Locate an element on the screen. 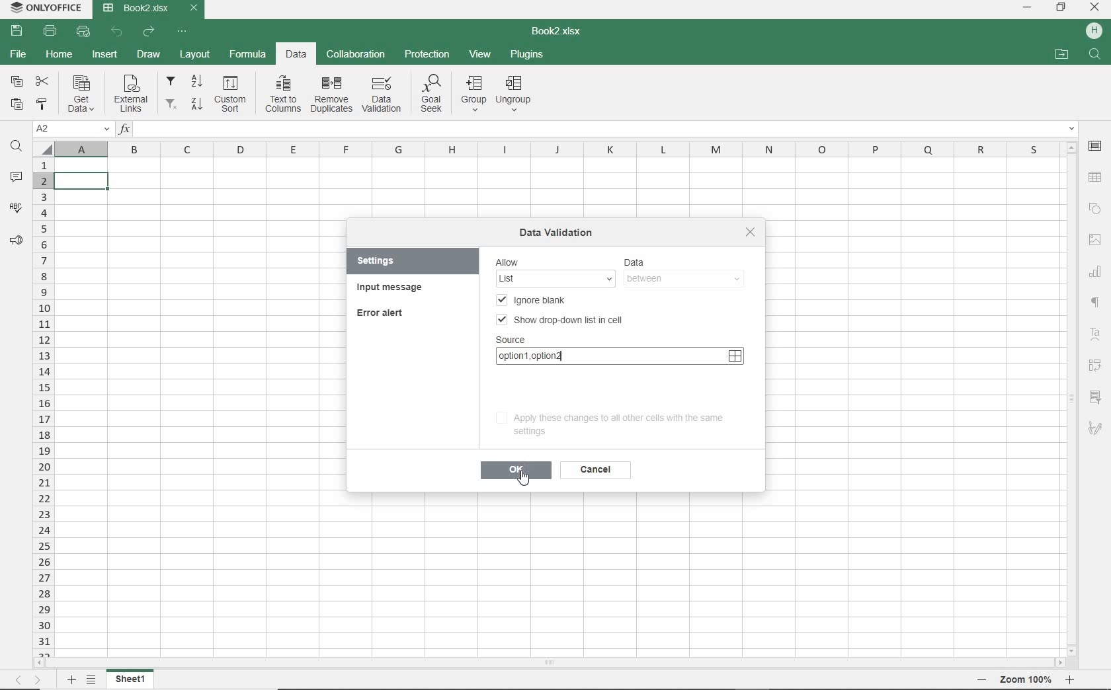 The image size is (1111, 690). ungroup is located at coordinates (513, 94).